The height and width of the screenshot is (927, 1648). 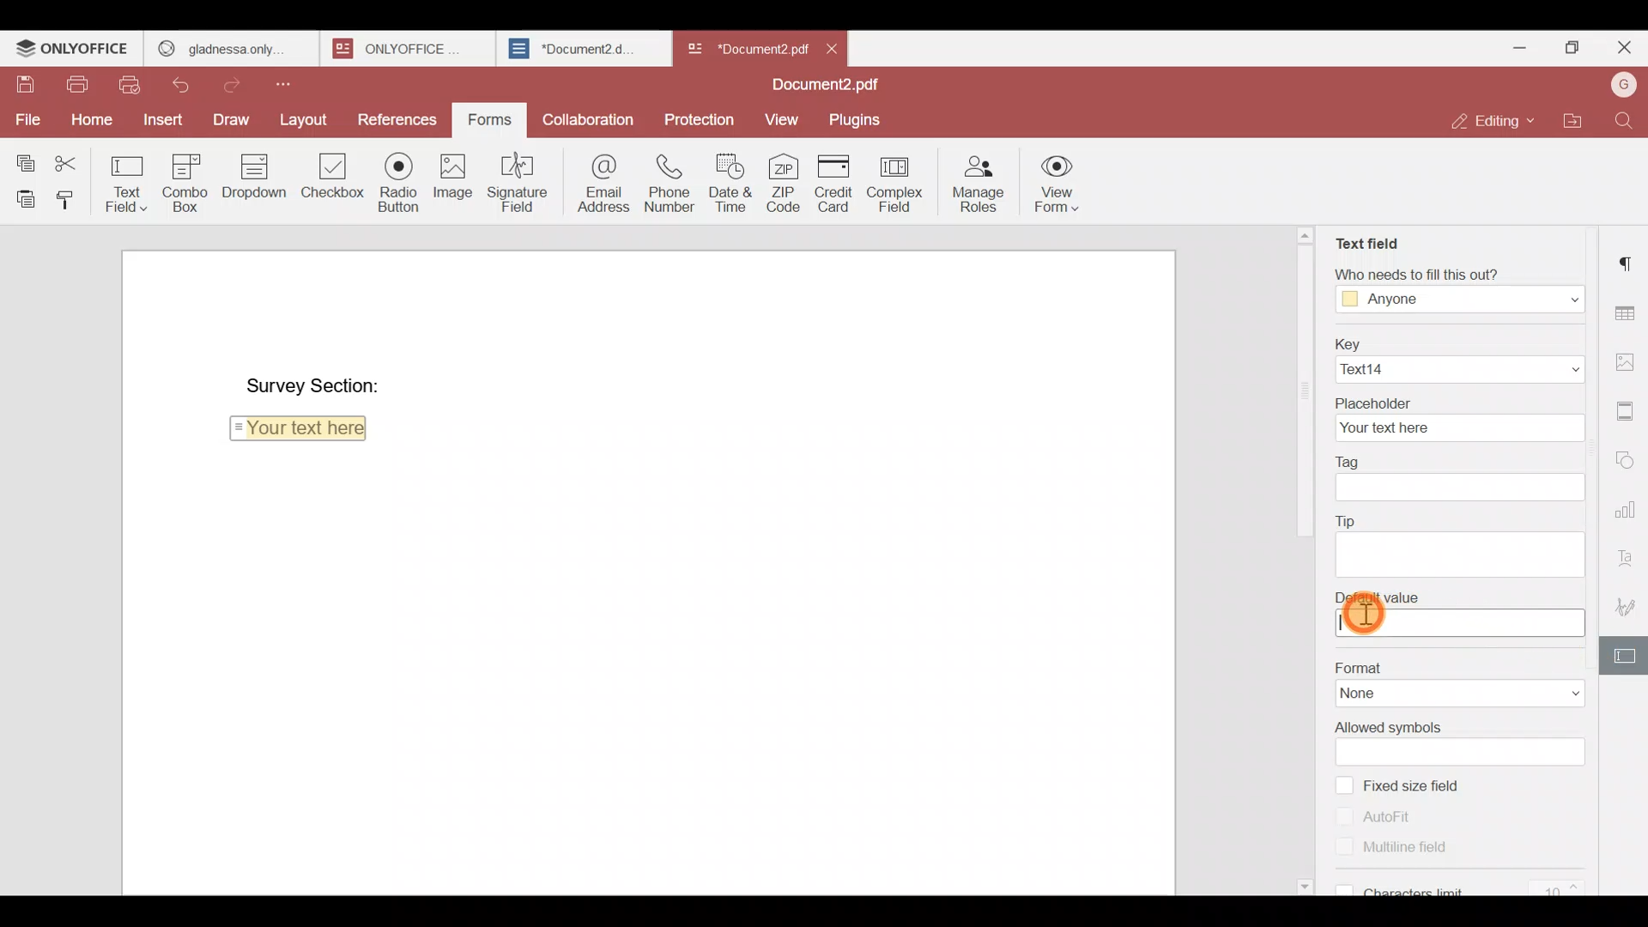 I want to click on Manage roles, so click(x=978, y=181).